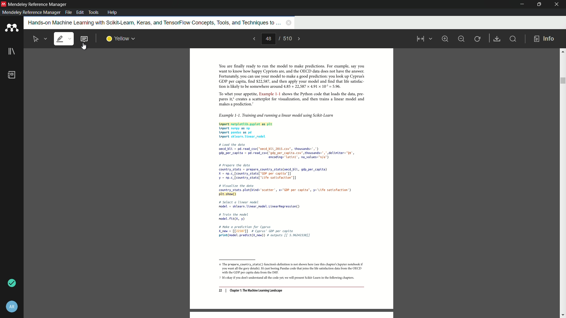  What do you see at coordinates (31, 12) in the screenshot?
I see `mendeley reference manager` at bounding box center [31, 12].